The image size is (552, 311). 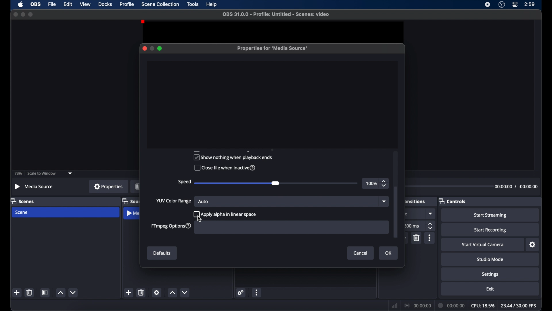 What do you see at coordinates (276, 183) in the screenshot?
I see `slider` at bounding box center [276, 183].